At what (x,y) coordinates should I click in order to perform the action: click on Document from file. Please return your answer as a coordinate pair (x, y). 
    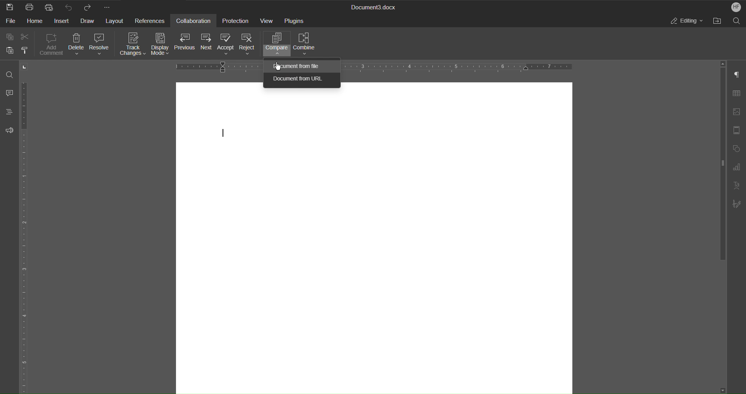
    Looking at the image, I should click on (296, 66).